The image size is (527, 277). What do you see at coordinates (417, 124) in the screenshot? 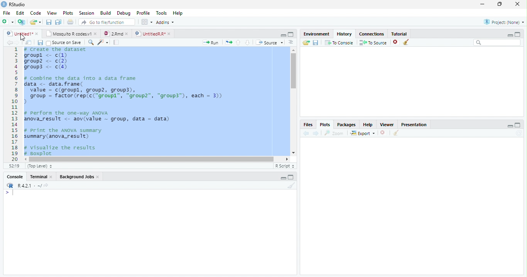
I see `Presentation` at bounding box center [417, 124].